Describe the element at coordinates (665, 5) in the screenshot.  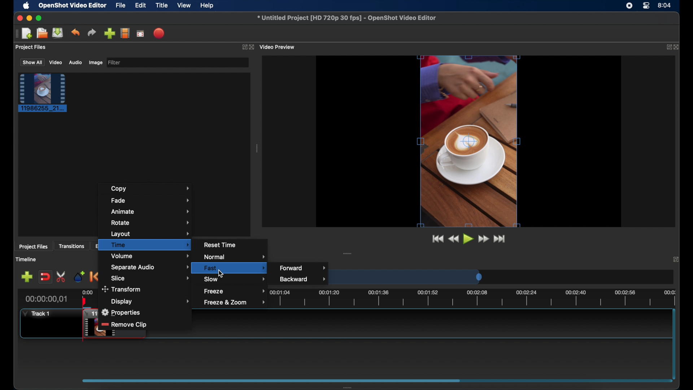
I see `time` at that location.